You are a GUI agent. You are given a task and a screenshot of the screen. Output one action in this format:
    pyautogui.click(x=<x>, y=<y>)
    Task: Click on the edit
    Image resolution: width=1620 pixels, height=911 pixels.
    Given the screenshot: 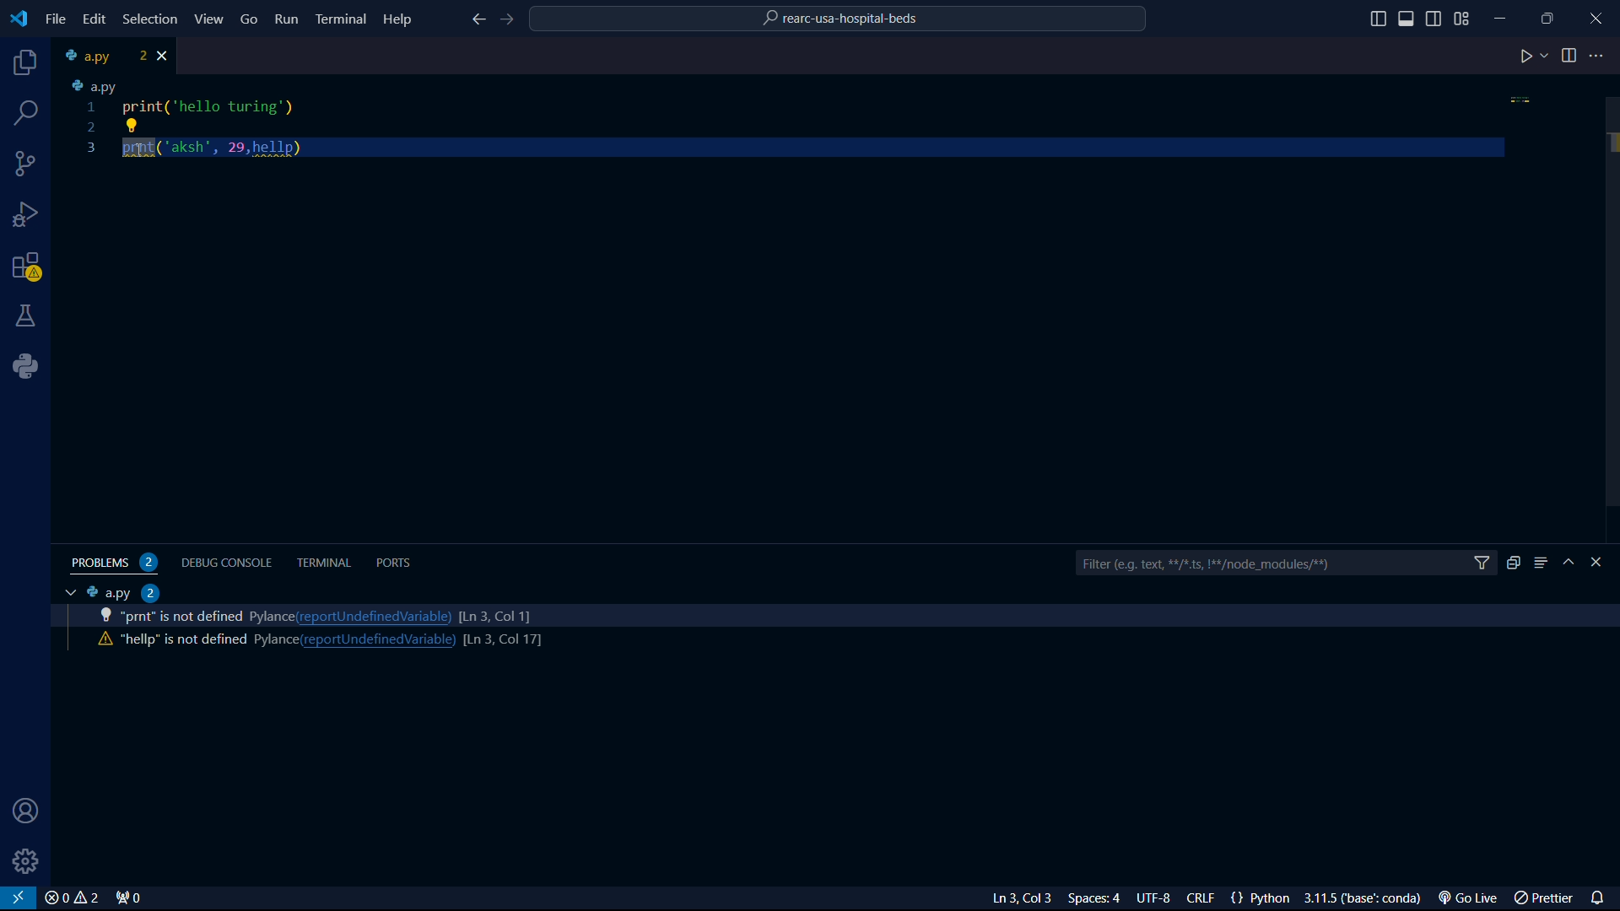 What is the action you would take?
    pyautogui.click(x=93, y=19)
    